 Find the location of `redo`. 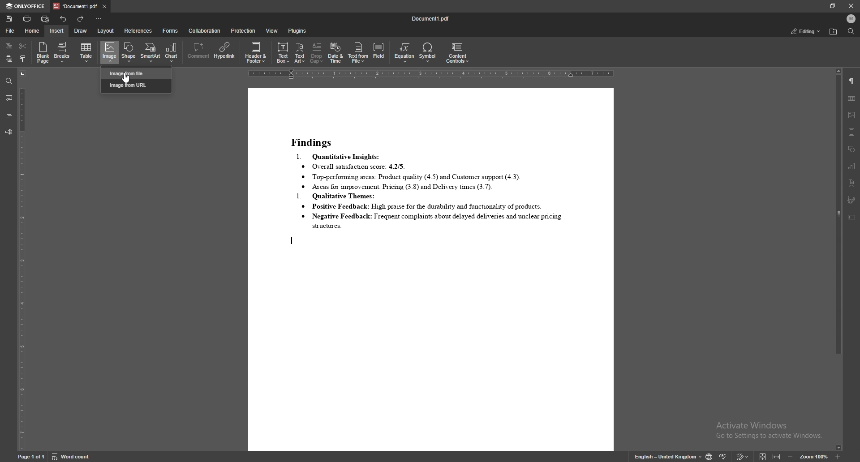

redo is located at coordinates (82, 18).